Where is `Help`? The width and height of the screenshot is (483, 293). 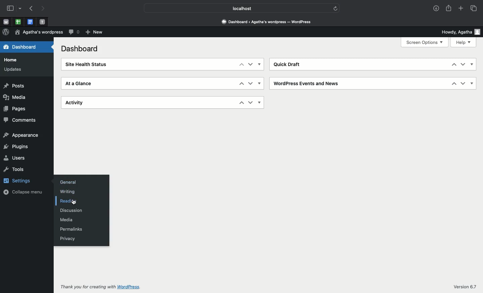 Help is located at coordinates (463, 43).